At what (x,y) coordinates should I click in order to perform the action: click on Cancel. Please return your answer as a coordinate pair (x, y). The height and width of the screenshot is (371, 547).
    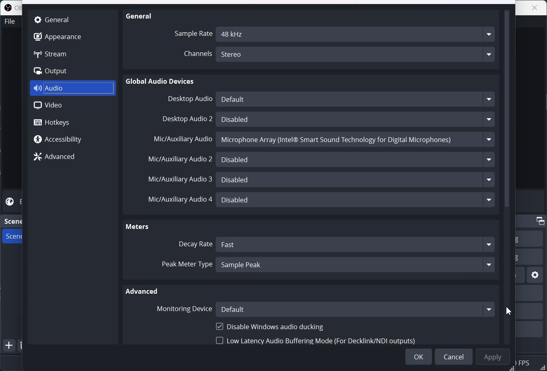
    Looking at the image, I should click on (454, 357).